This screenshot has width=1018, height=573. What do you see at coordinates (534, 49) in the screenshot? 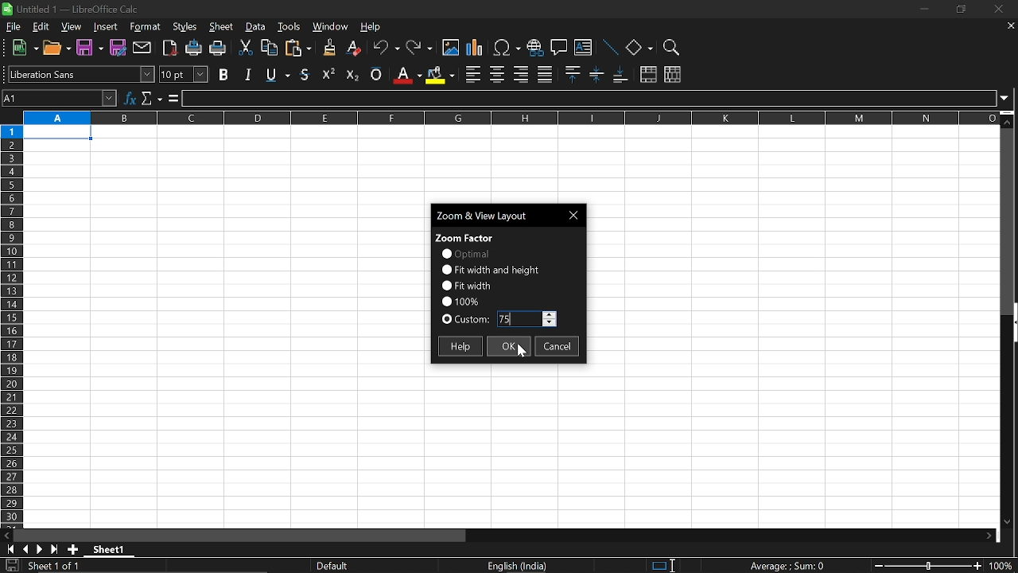
I see `insert hyperlink` at bounding box center [534, 49].